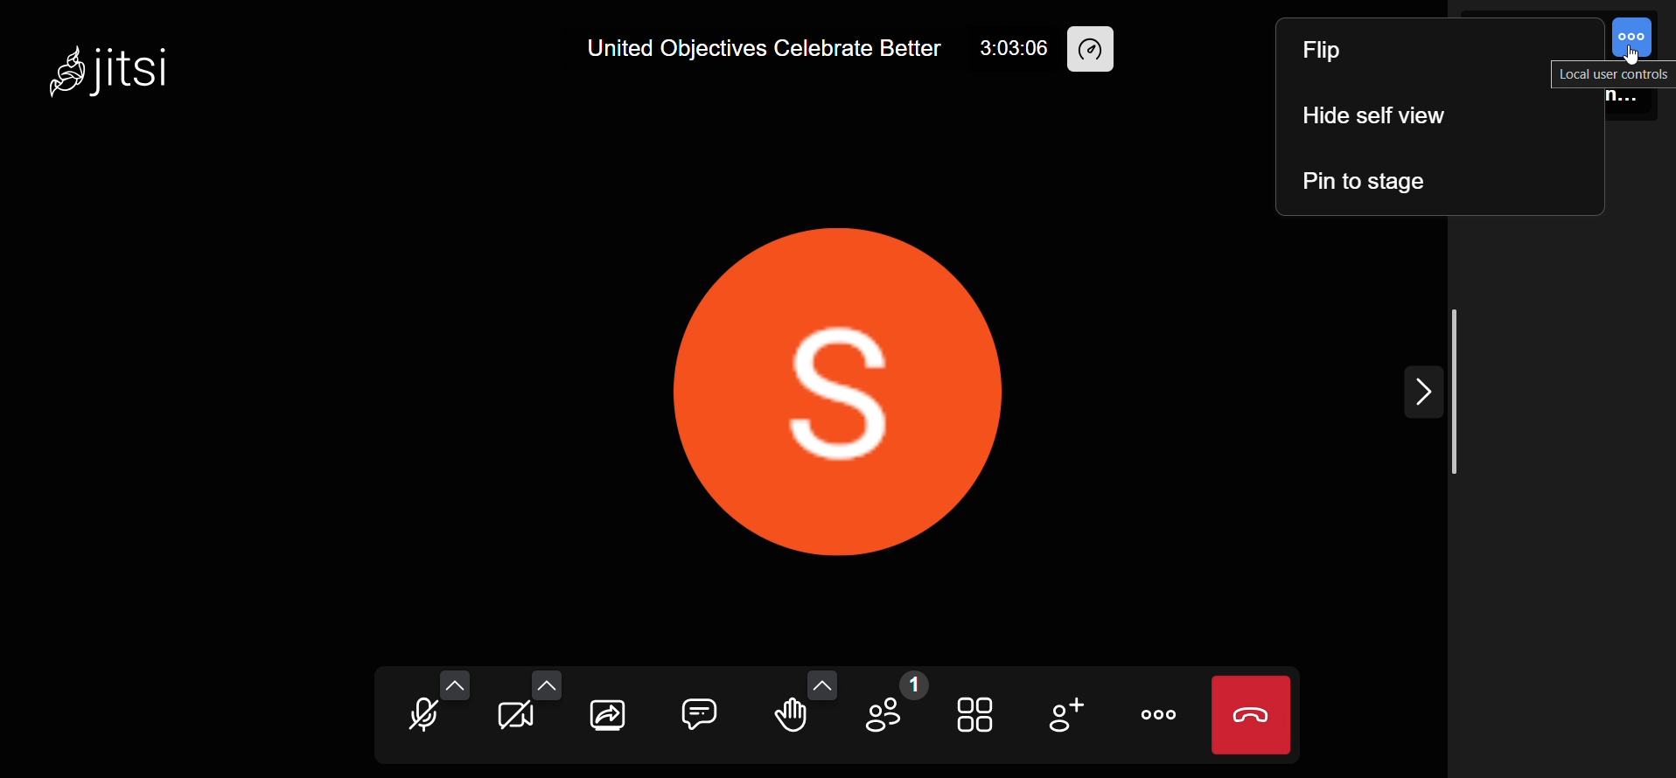  I want to click on display picture, so click(854, 387).